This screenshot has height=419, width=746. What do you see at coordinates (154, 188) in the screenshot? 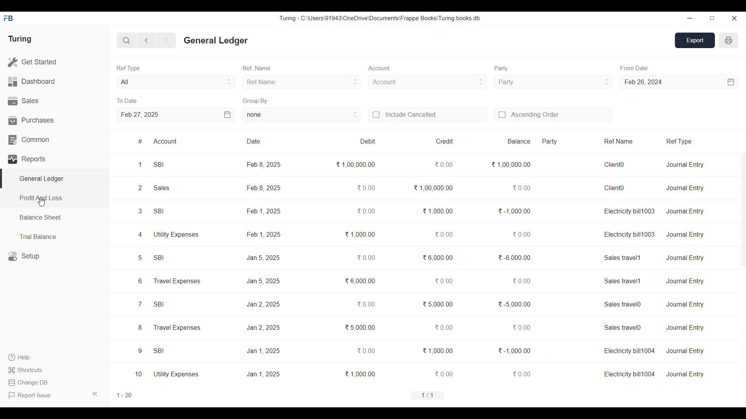
I see `2 Sales` at bounding box center [154, 188].